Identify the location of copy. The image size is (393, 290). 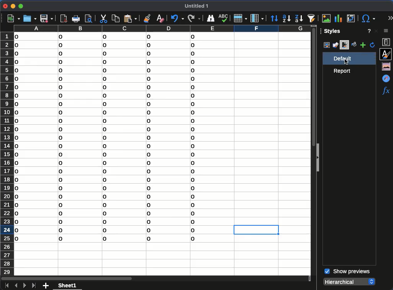
(115, 18).